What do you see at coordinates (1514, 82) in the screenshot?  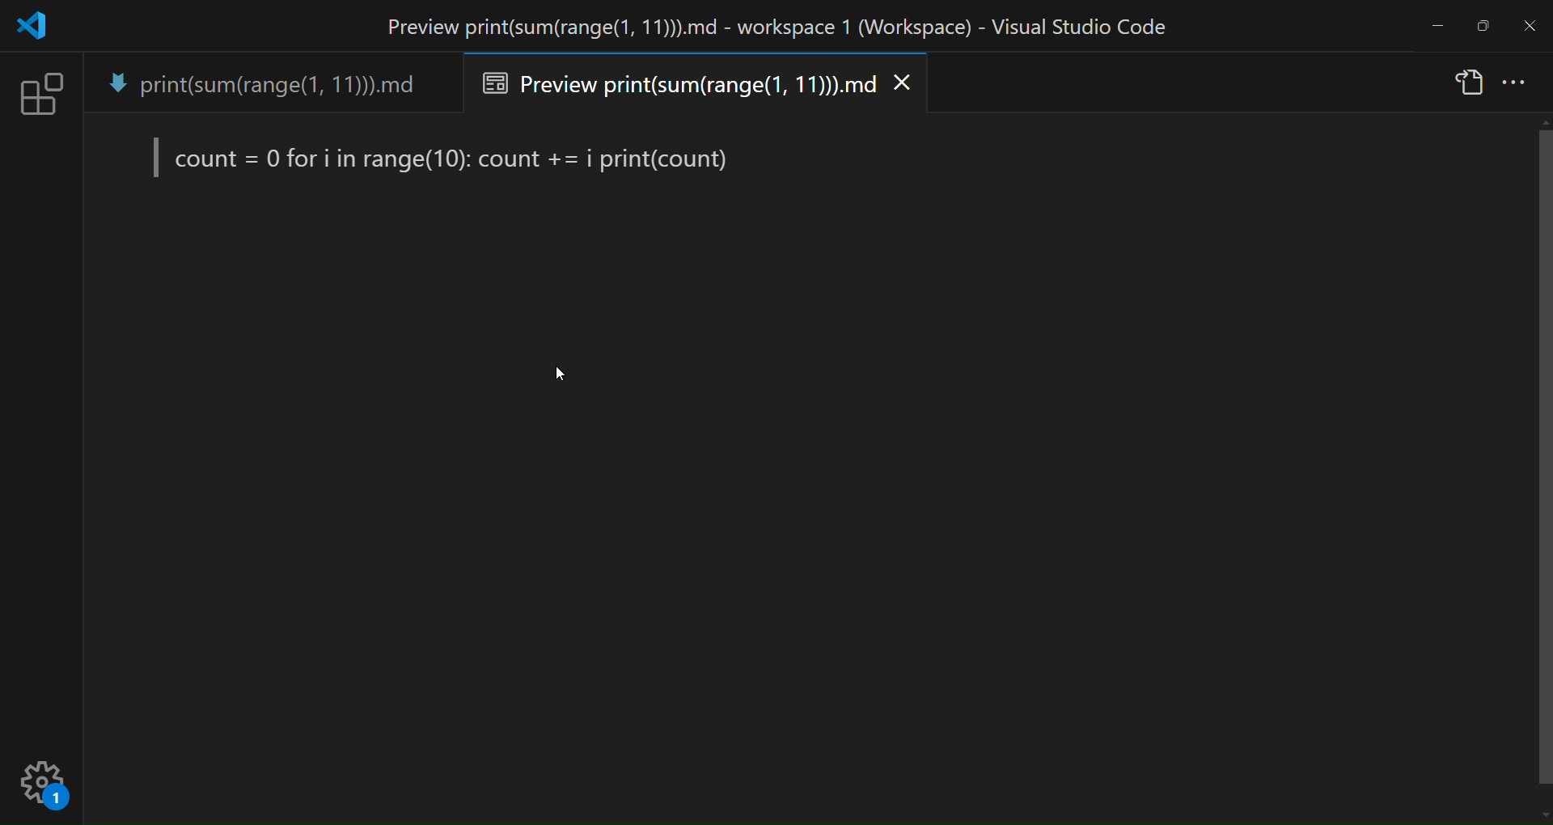 I see `more` at bounding box center [1514, 82].